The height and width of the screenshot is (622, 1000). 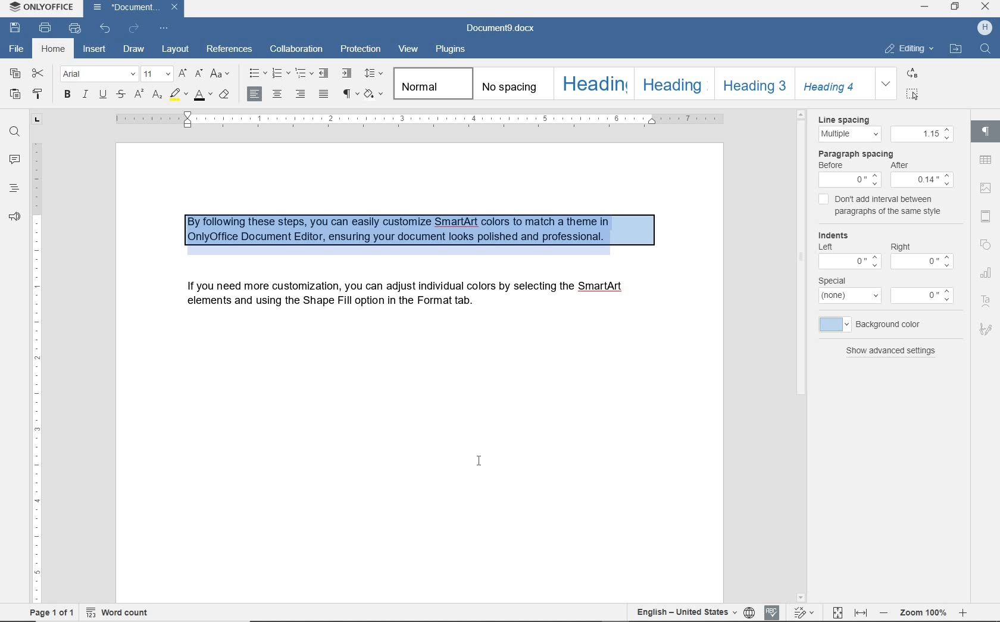 What do you see at coordinates (278, 71) in the screenshot?
I see `numbering` at bounding box center [278, 71].